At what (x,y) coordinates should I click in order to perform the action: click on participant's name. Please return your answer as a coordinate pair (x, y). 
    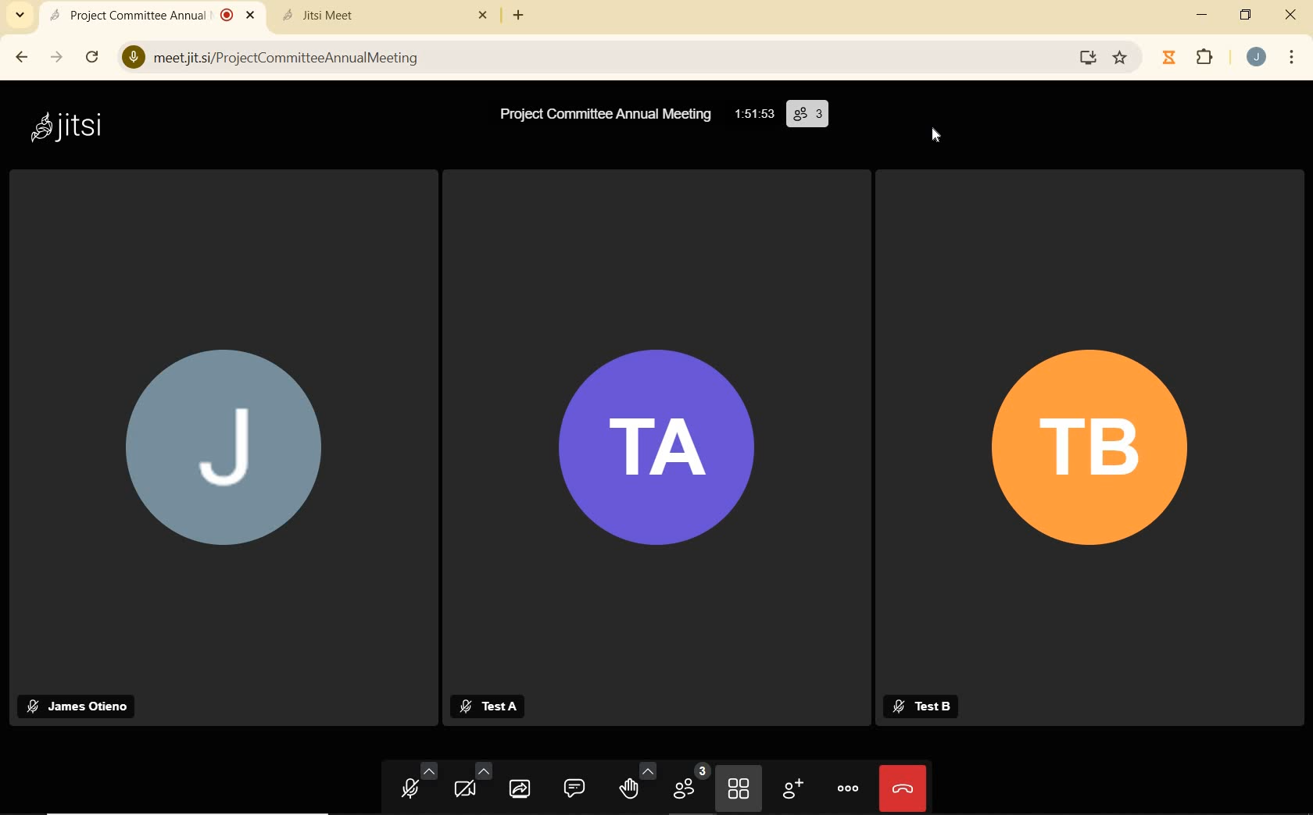
    Looking at the image, I should click on (934, 705).